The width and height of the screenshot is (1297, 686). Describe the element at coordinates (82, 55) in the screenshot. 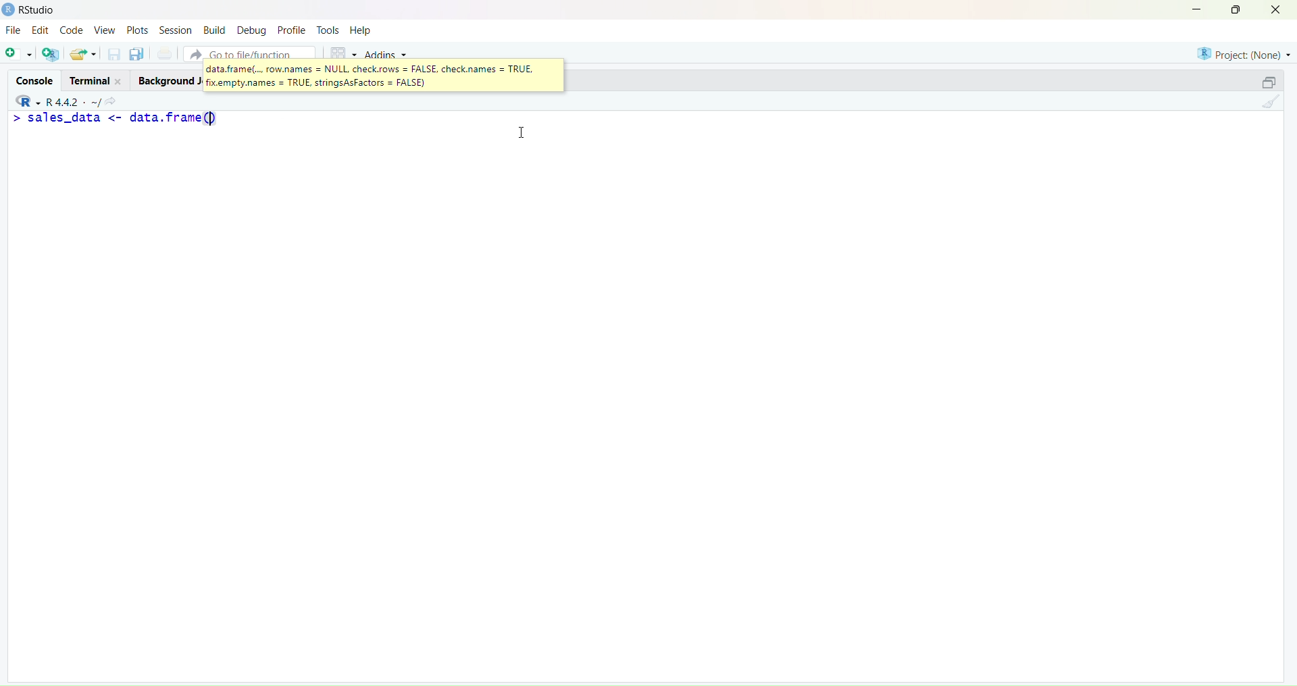

I see `save and export` at that location.